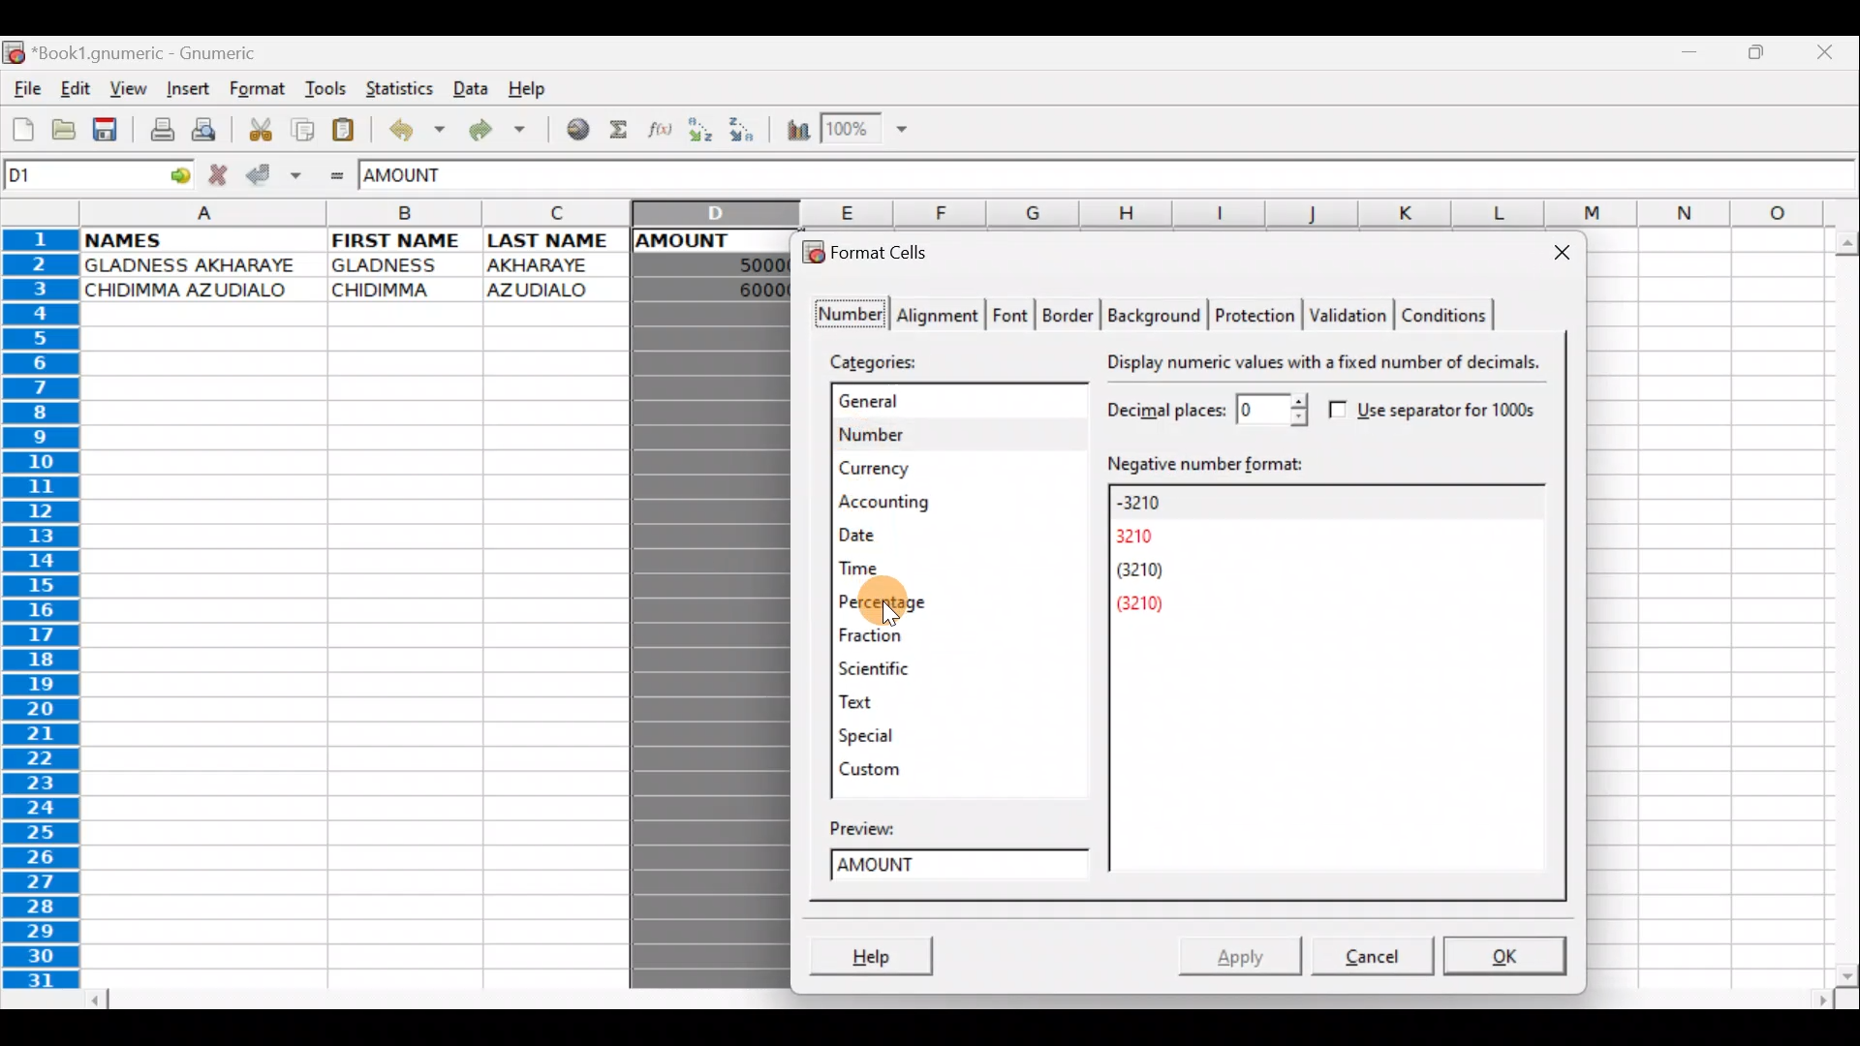 This screenshot has height=1046, width=1860. What do you see at coordinates (906, 603) in the screenshot?
I see `Percentage` at bounding box center [906, 603].